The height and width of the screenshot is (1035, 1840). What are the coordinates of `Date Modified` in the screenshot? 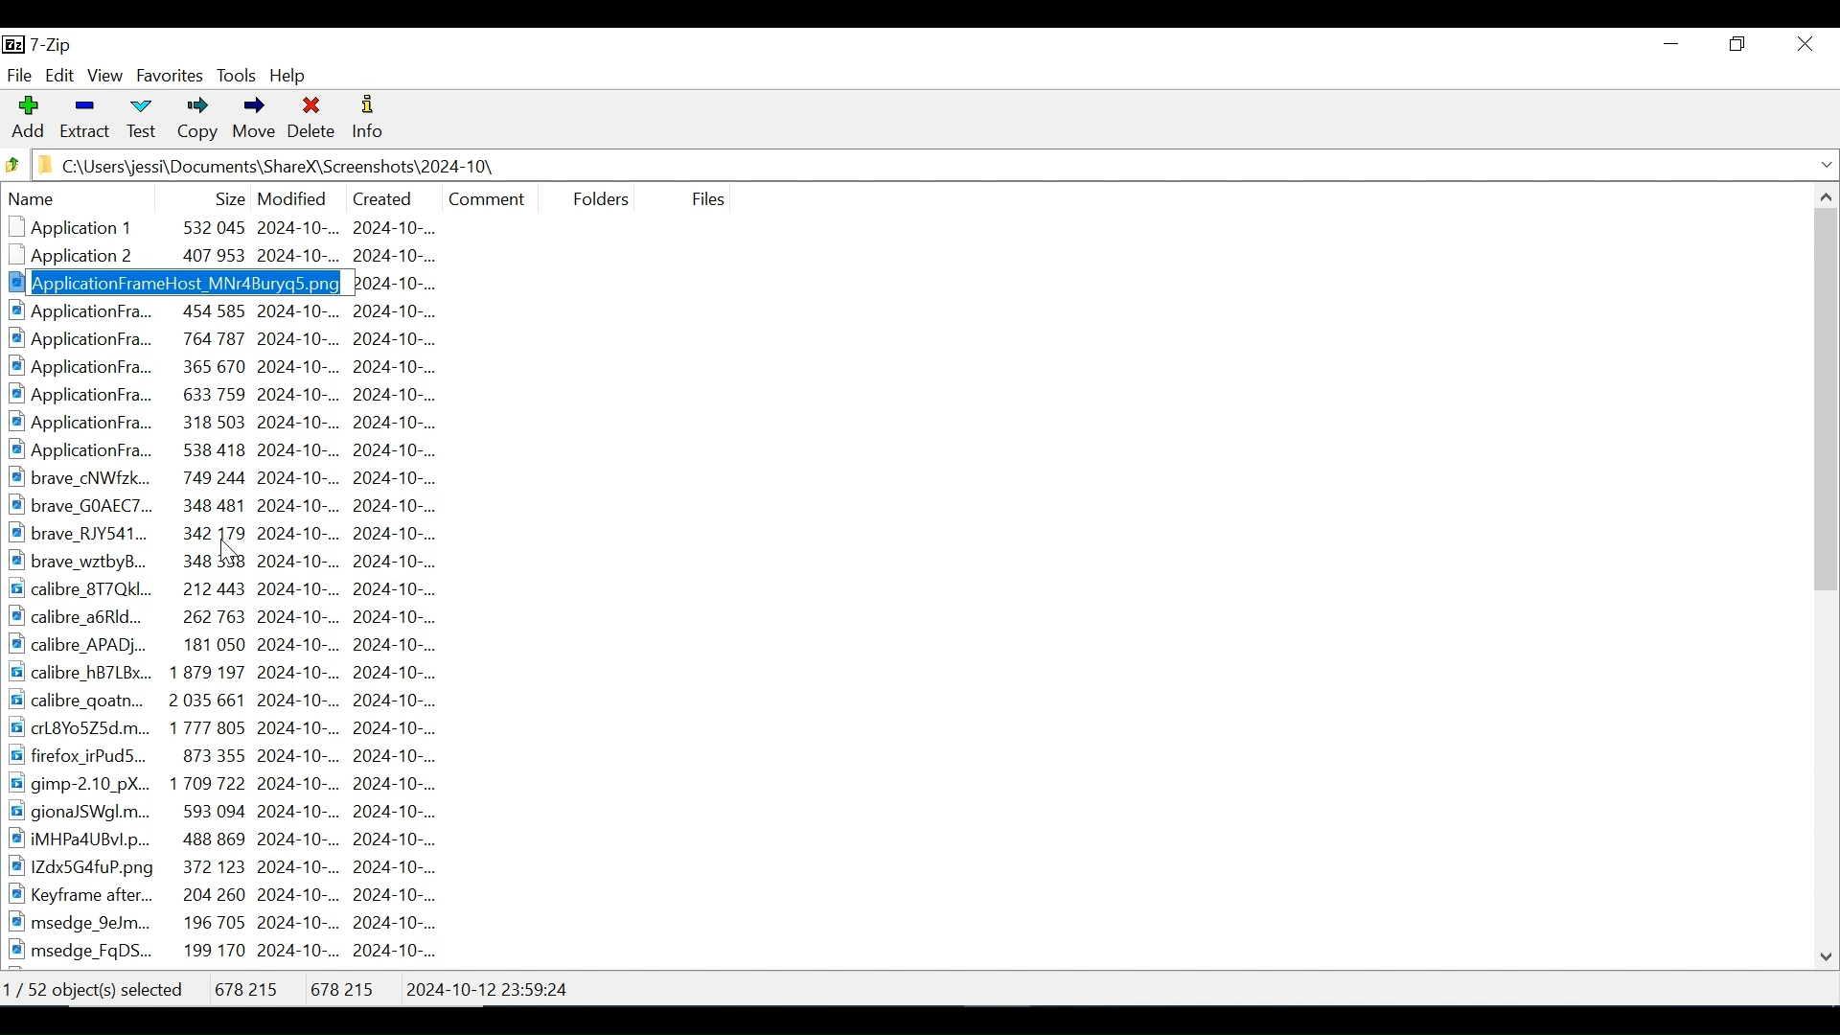 It's located at (292, 196).